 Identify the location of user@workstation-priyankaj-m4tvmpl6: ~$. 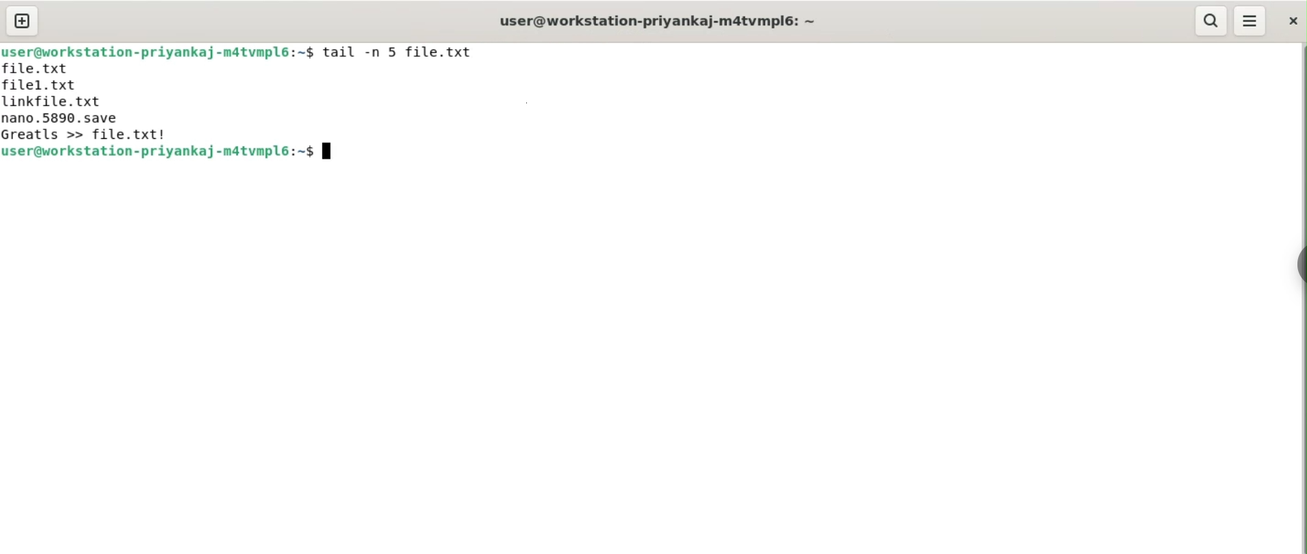
(170, 152).